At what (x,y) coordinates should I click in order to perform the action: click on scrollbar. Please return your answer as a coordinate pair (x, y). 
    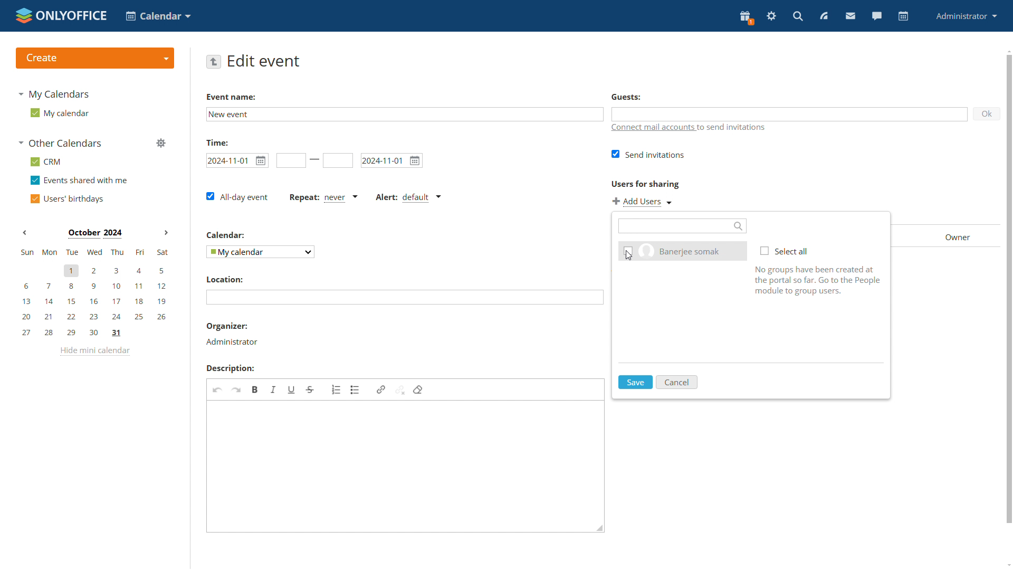
    Looking at the image, I should click on (1009, 290).